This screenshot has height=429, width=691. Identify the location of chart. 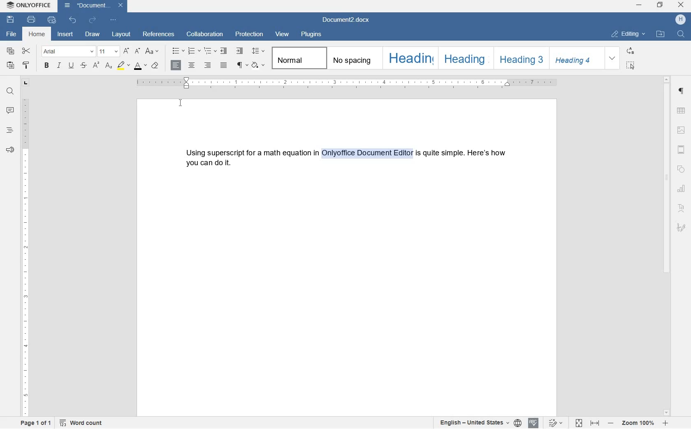
(682, 189).